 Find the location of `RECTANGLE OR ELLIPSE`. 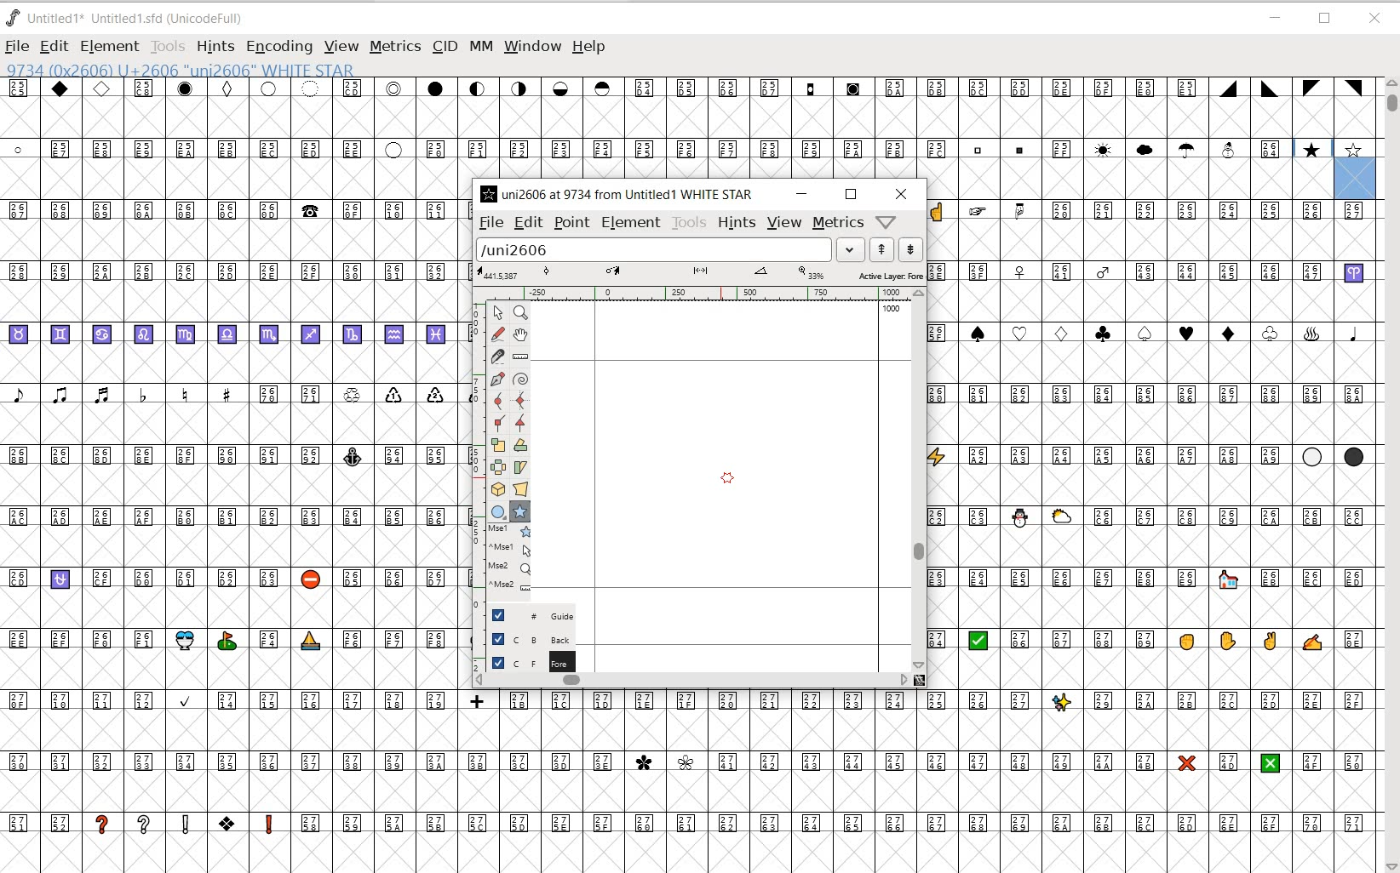

RECTANGLE OR ELLIPSE is located at coordinates (500, 512).